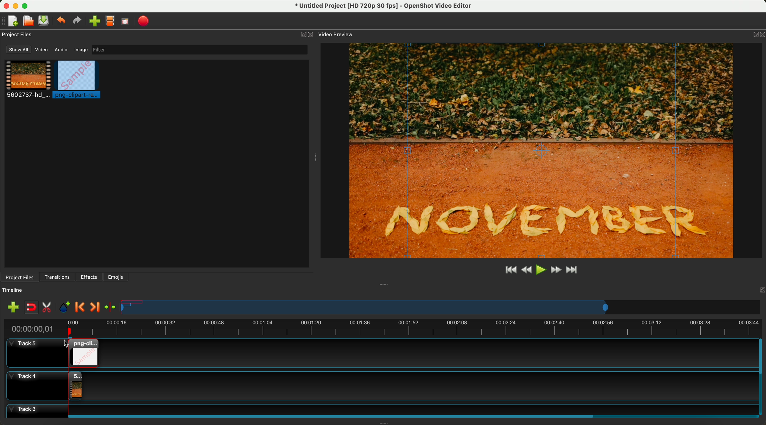 The width and height of the screenshot is (766, 425). I want to click on pREVIEW, so click(544, 150).